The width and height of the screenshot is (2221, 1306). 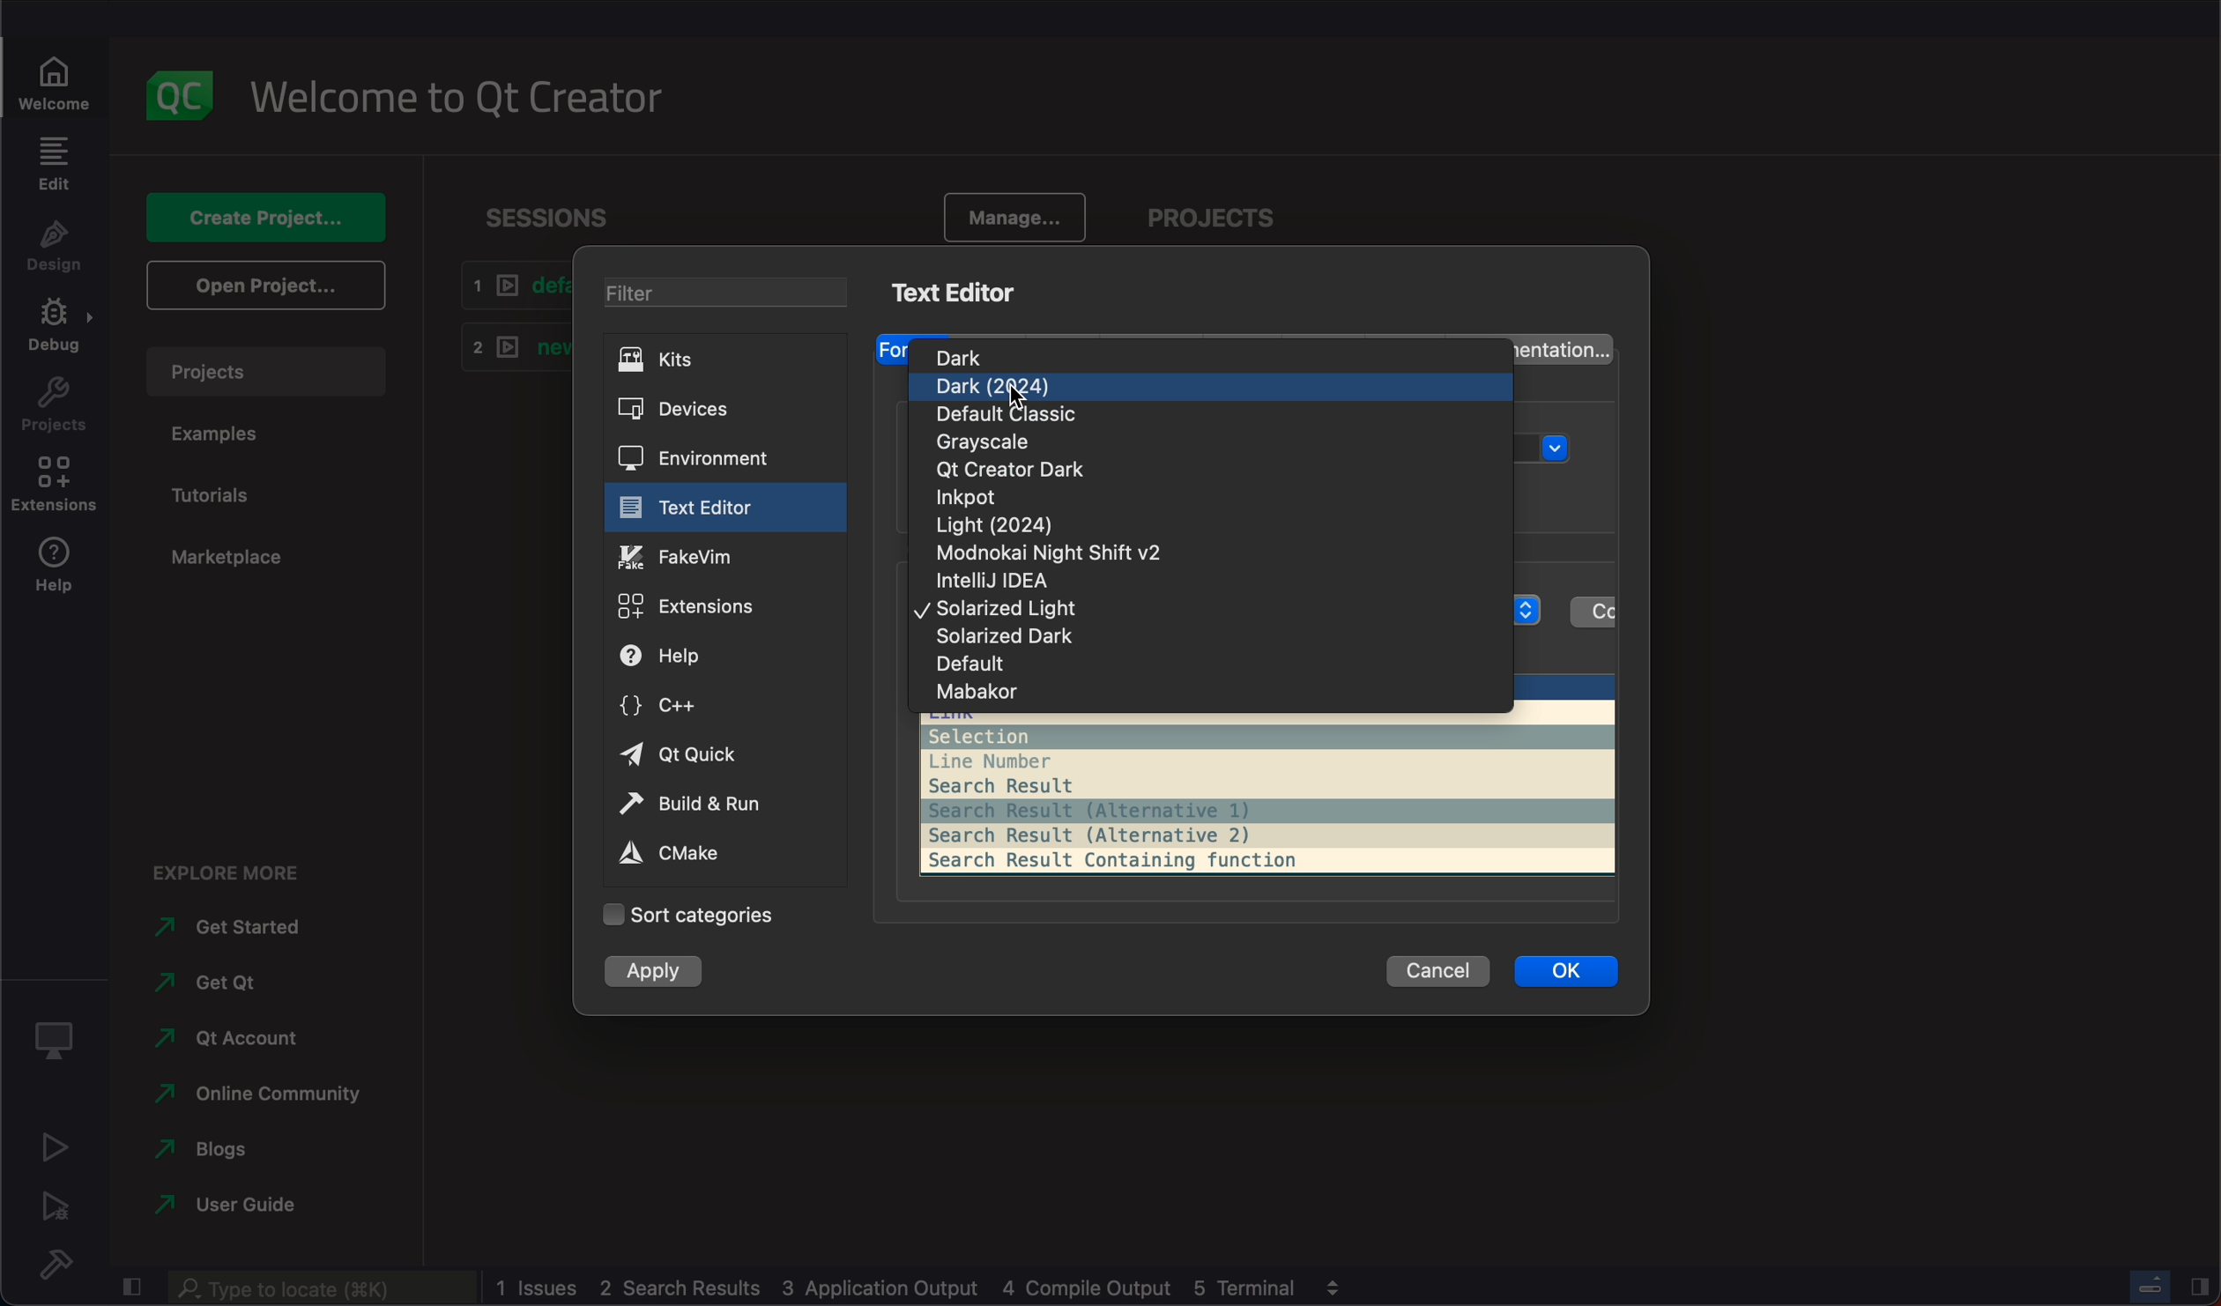 What do you see at coordinates (1030, 411) in the screenshot?
I see `cursor` at bounding box center [1030, 411].